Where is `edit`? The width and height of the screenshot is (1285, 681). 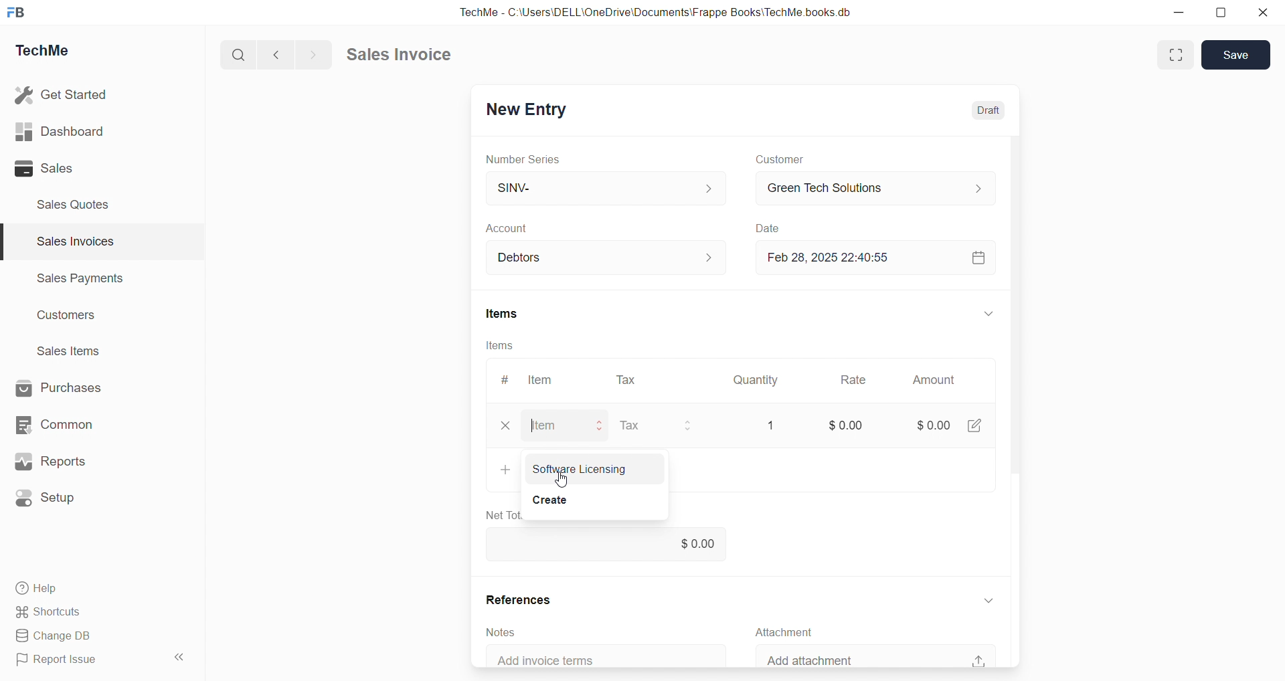
edit is located at coordinates (974, 424).